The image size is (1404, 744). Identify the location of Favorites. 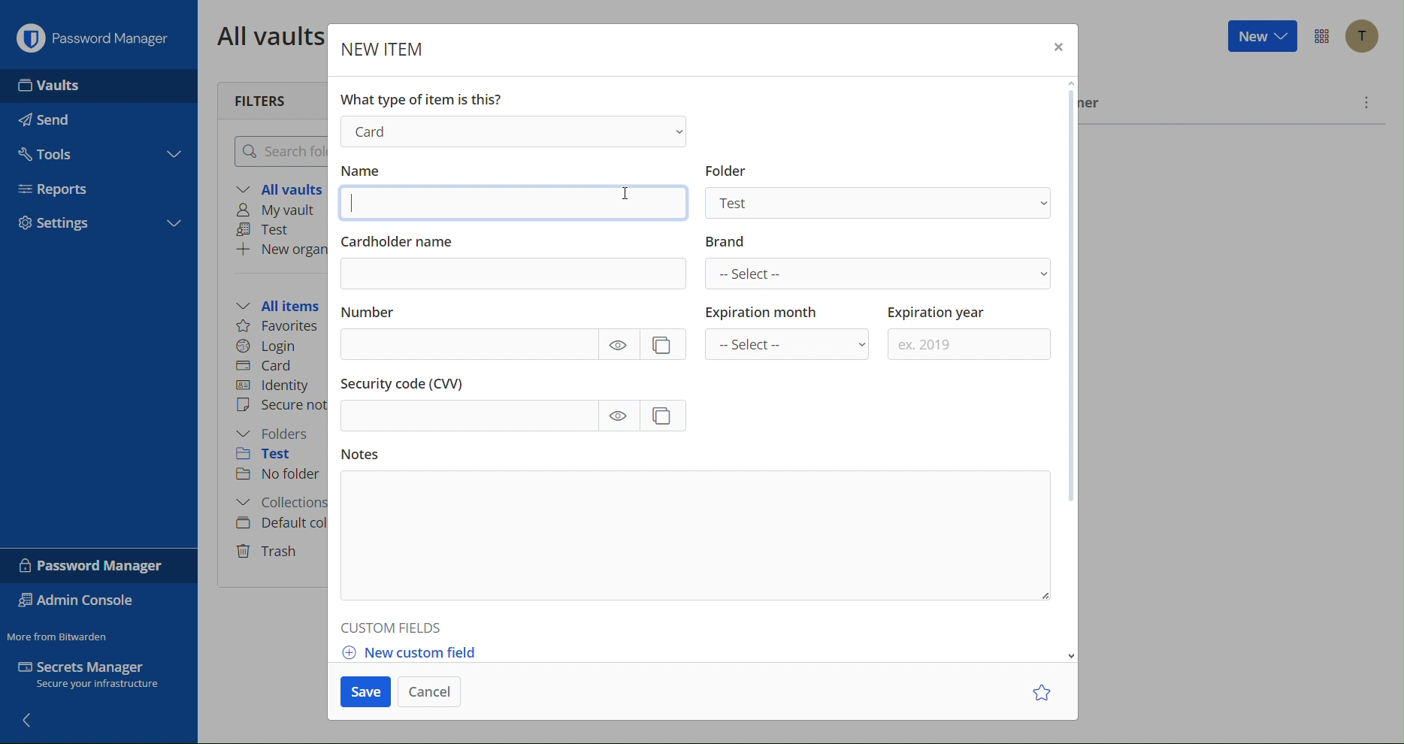
(281, 328).